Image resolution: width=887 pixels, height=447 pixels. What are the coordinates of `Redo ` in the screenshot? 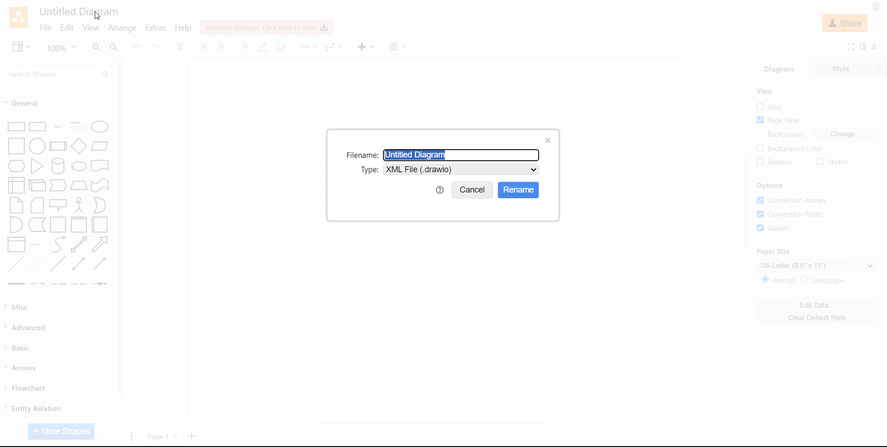 It's located at (156, 48).